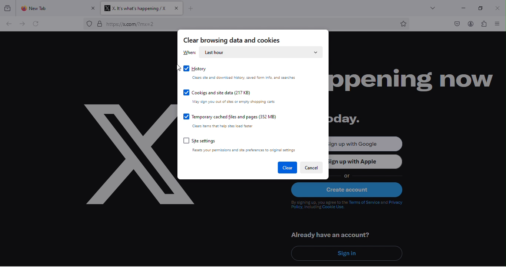  I want to click on pocket, so click(454, 23).